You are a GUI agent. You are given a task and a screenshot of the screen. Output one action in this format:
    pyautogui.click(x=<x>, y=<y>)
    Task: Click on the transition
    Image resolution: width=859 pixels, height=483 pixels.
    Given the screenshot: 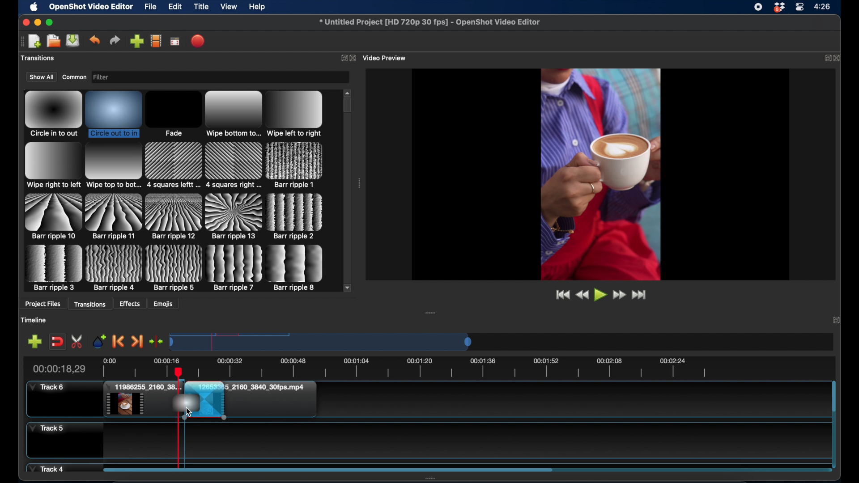 What is the action you would take?
    pyautogui.click(x=174, y=267)
    